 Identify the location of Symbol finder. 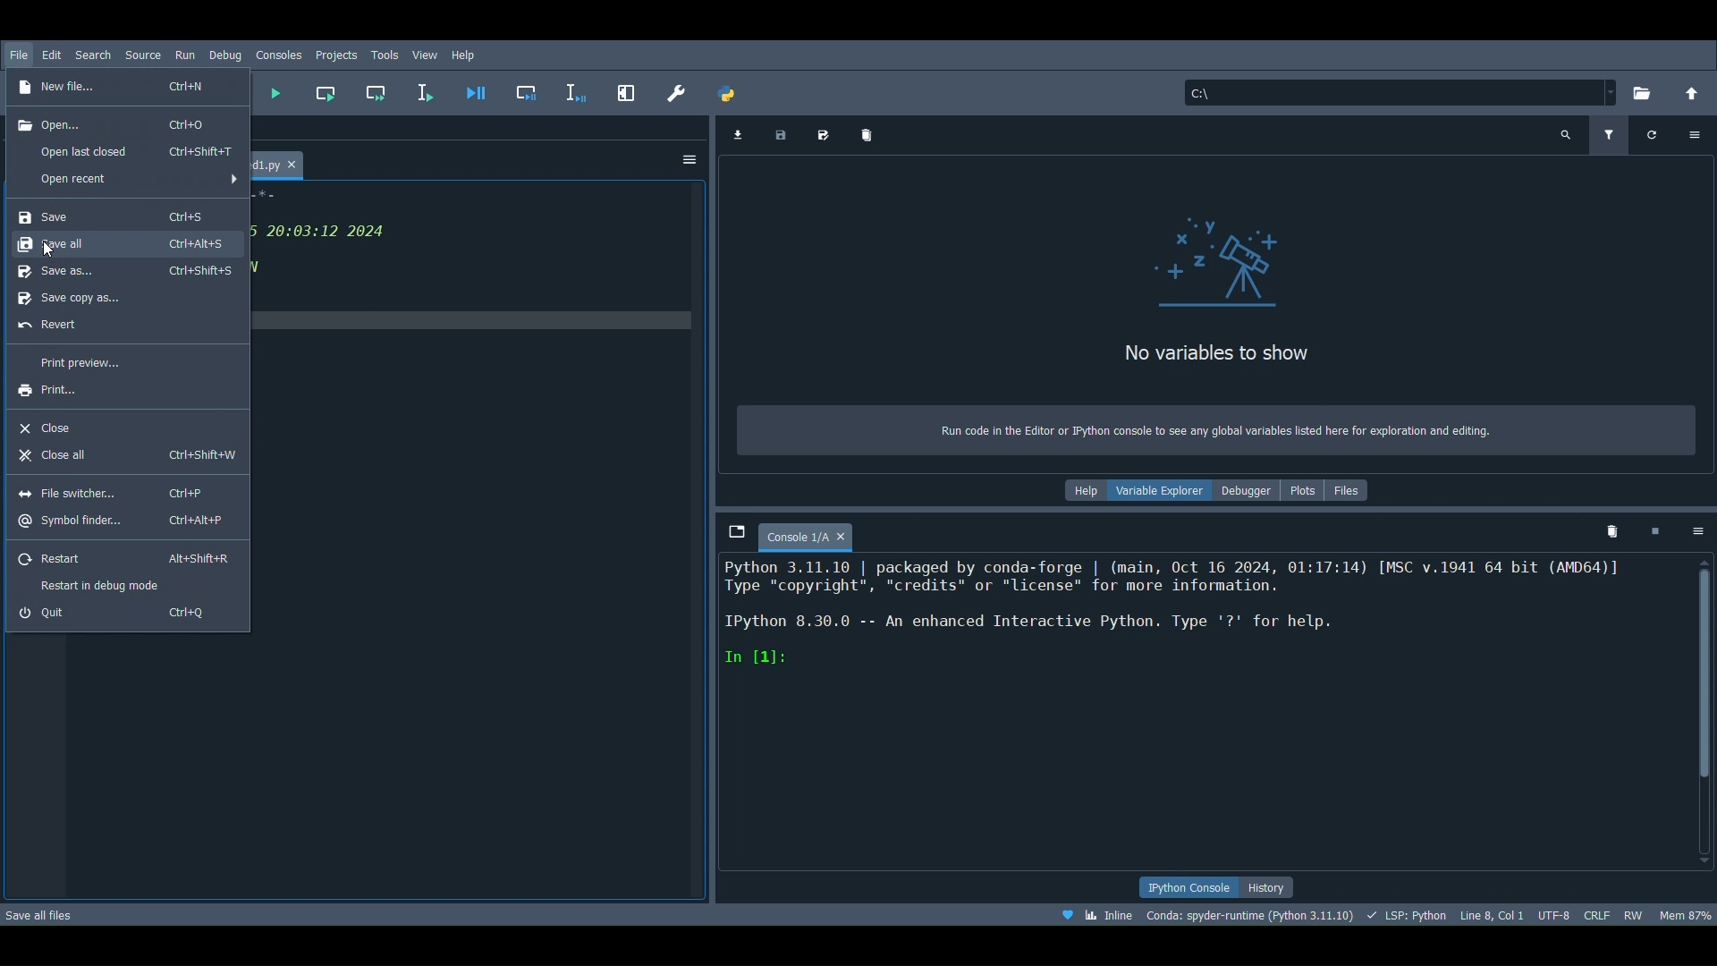
(120, 521).